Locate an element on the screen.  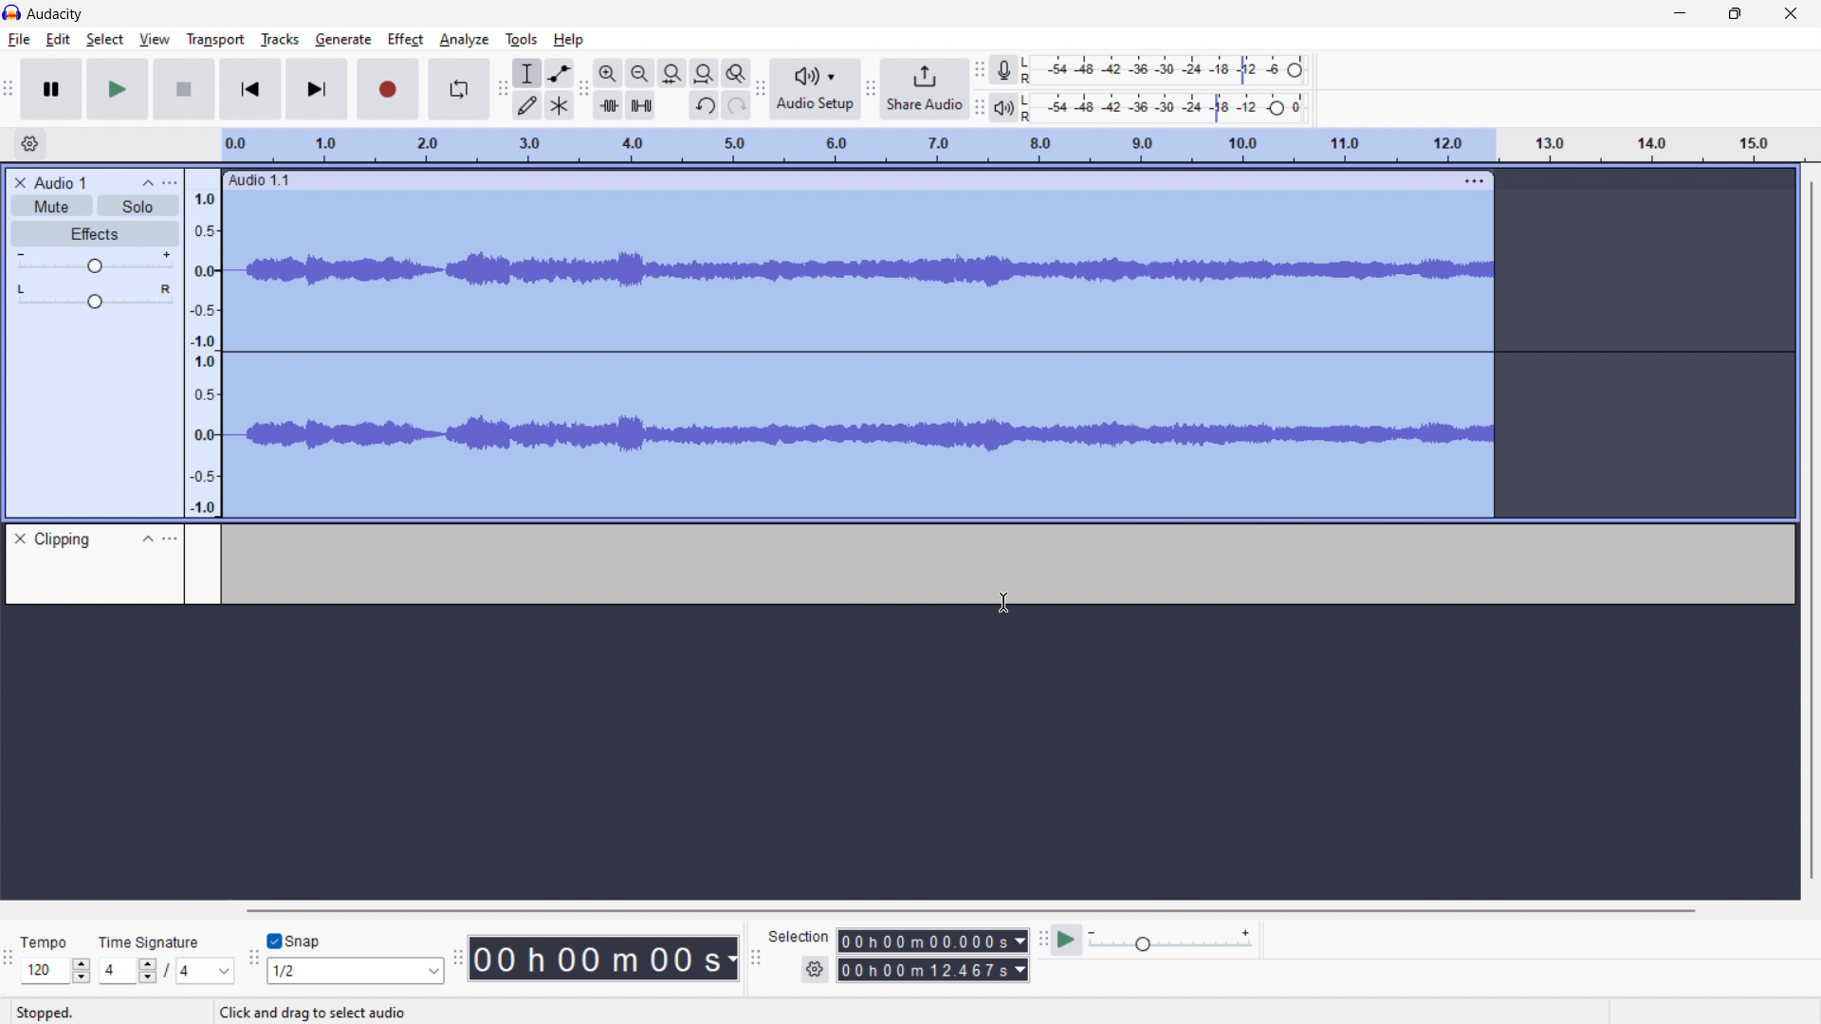
share audio is located at coordinates (924, 89).